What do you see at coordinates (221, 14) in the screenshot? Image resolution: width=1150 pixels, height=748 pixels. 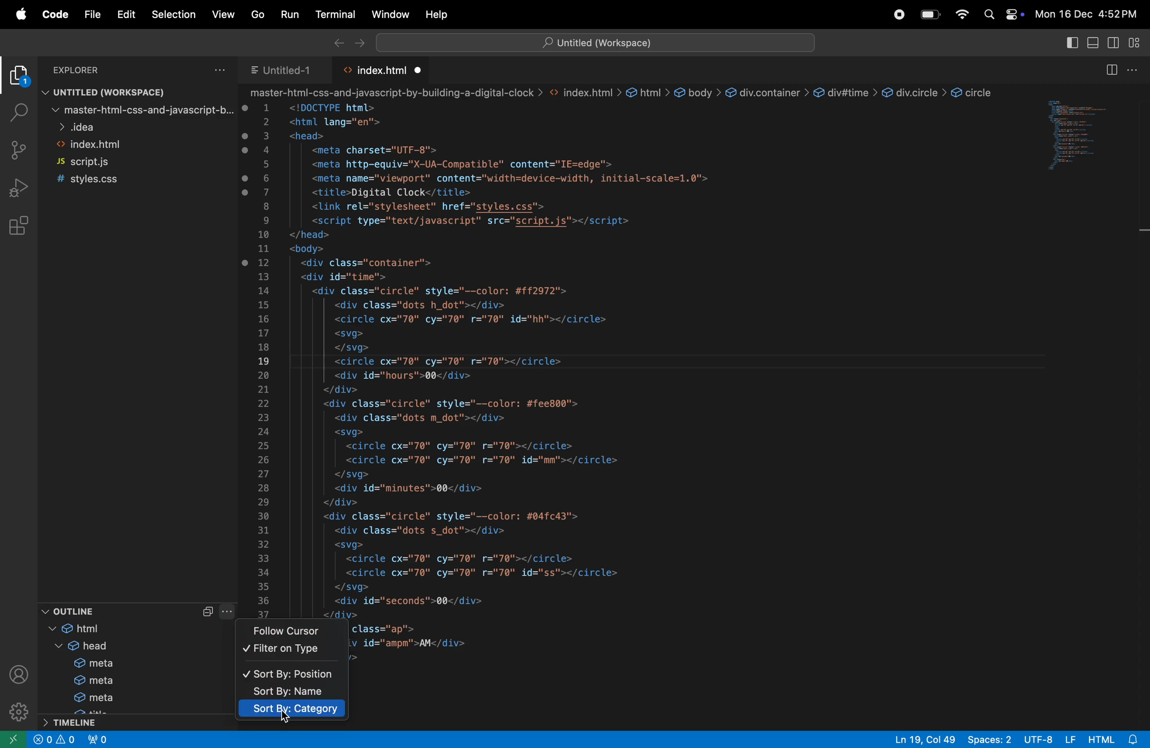 I see `view` at bounding box center [221, 14].